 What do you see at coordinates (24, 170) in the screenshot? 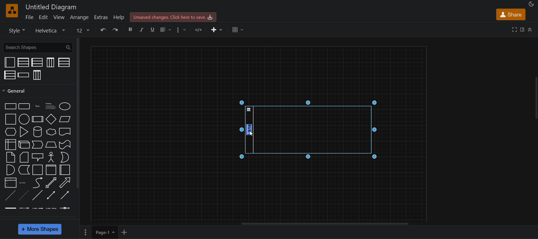
I see `data storage` at bounding box center [24, 170].